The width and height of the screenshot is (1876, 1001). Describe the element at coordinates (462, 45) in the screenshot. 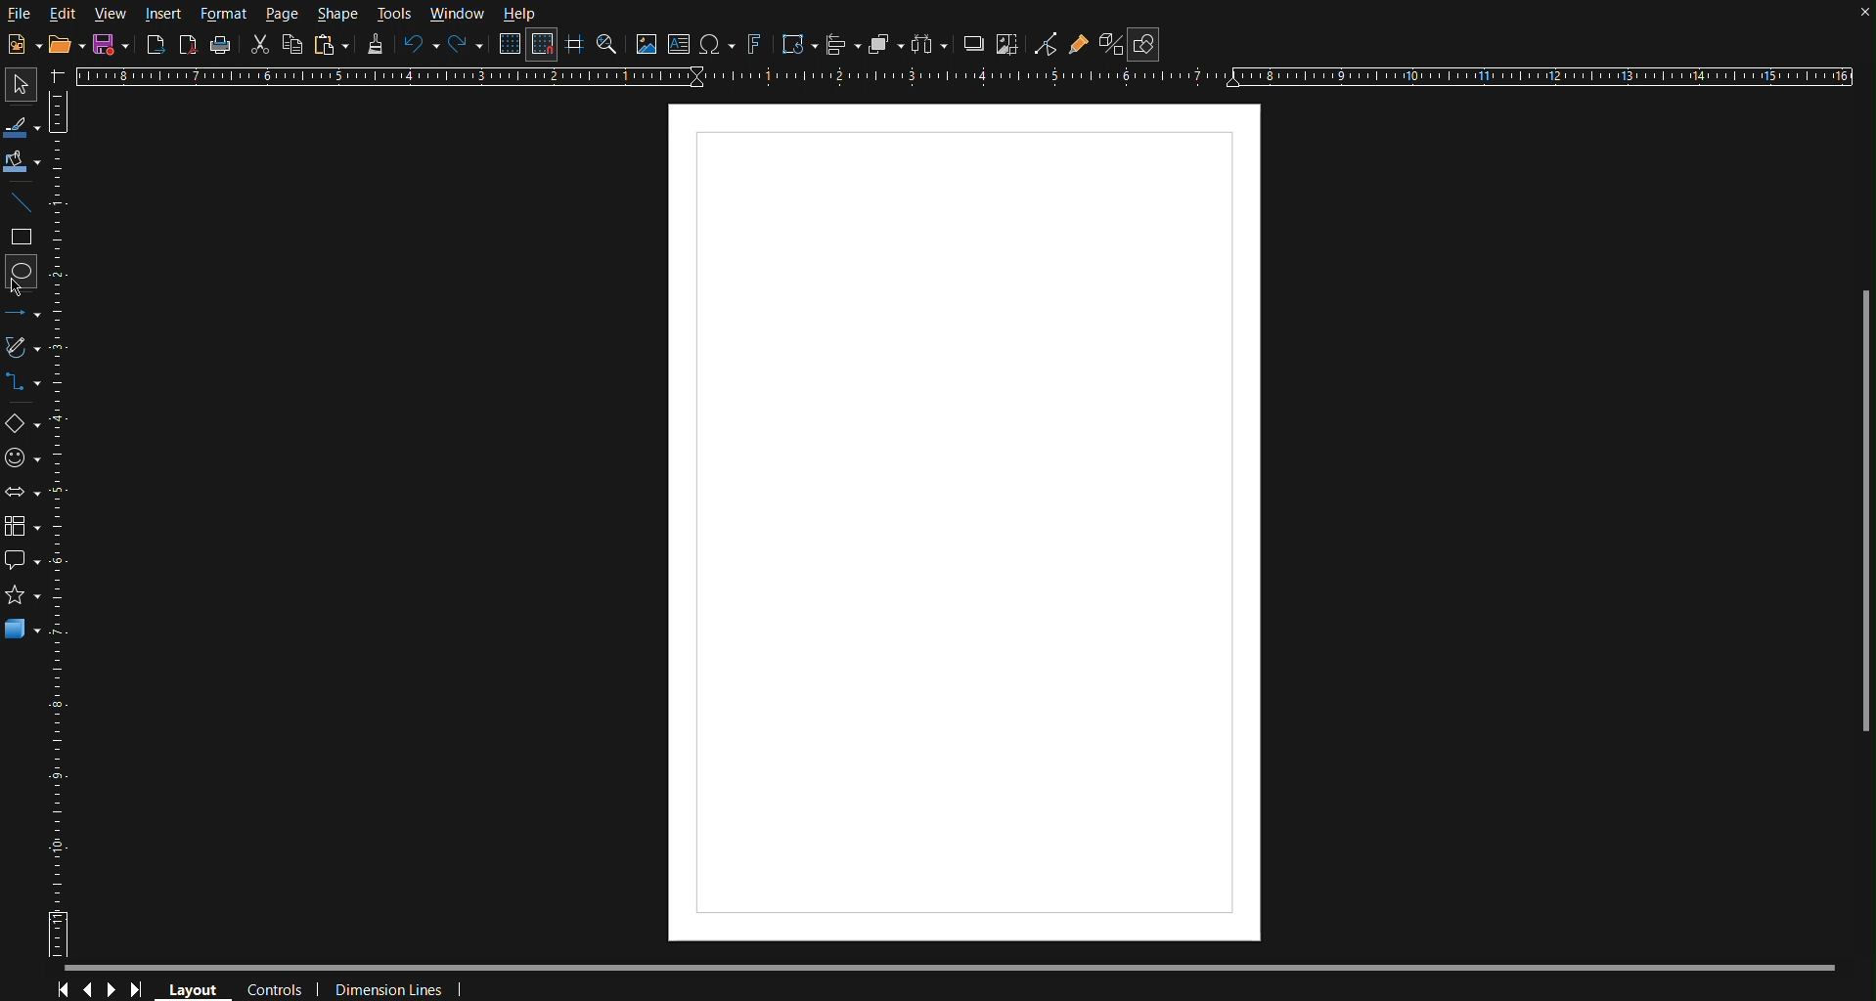

I see `Redo` at that location.